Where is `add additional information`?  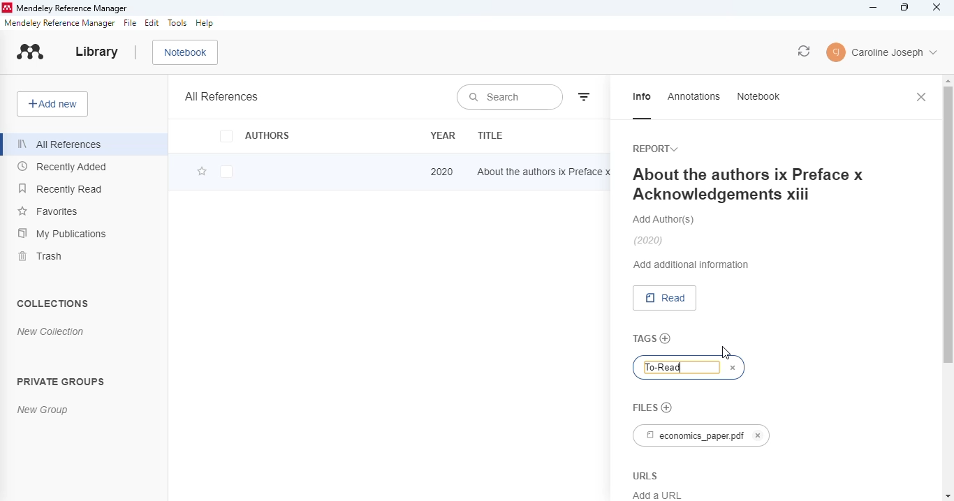
add additional information is located at coordinates (692, 264).